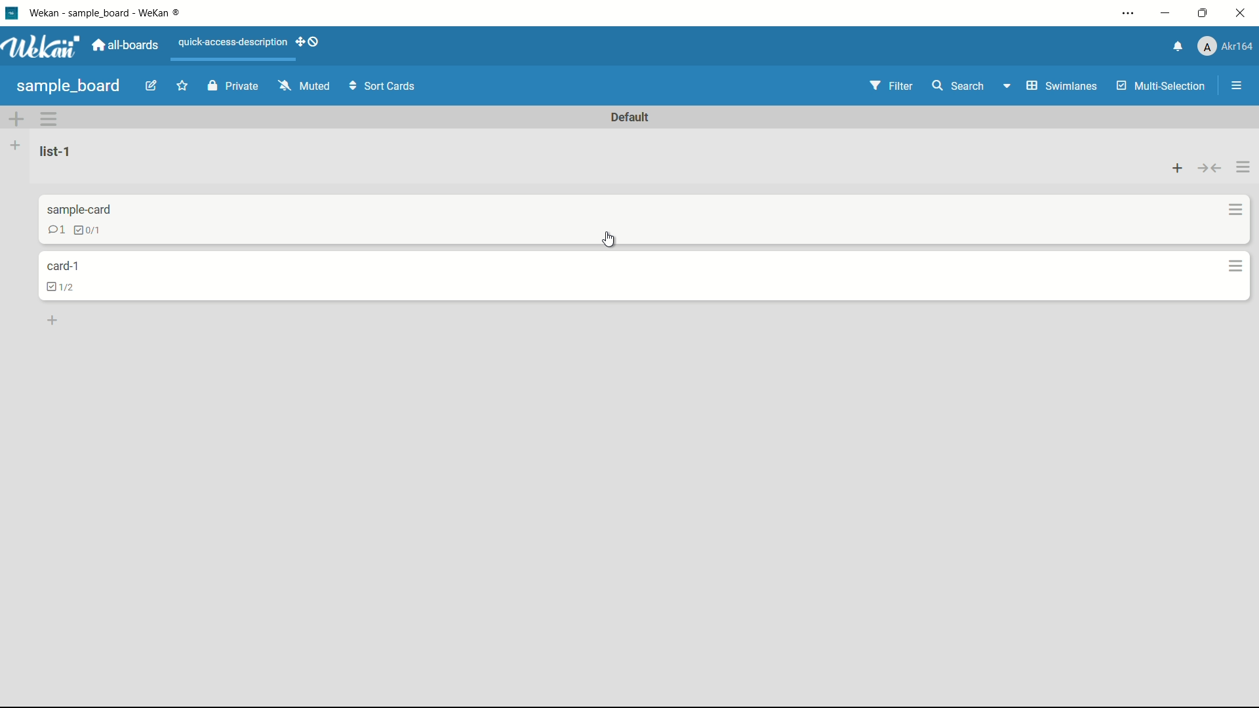 This screenshot has height=708, width=1259. What do you see at coordinates (182, 85) in the screenshot?
I see `star` at bounding box center [182, 85].